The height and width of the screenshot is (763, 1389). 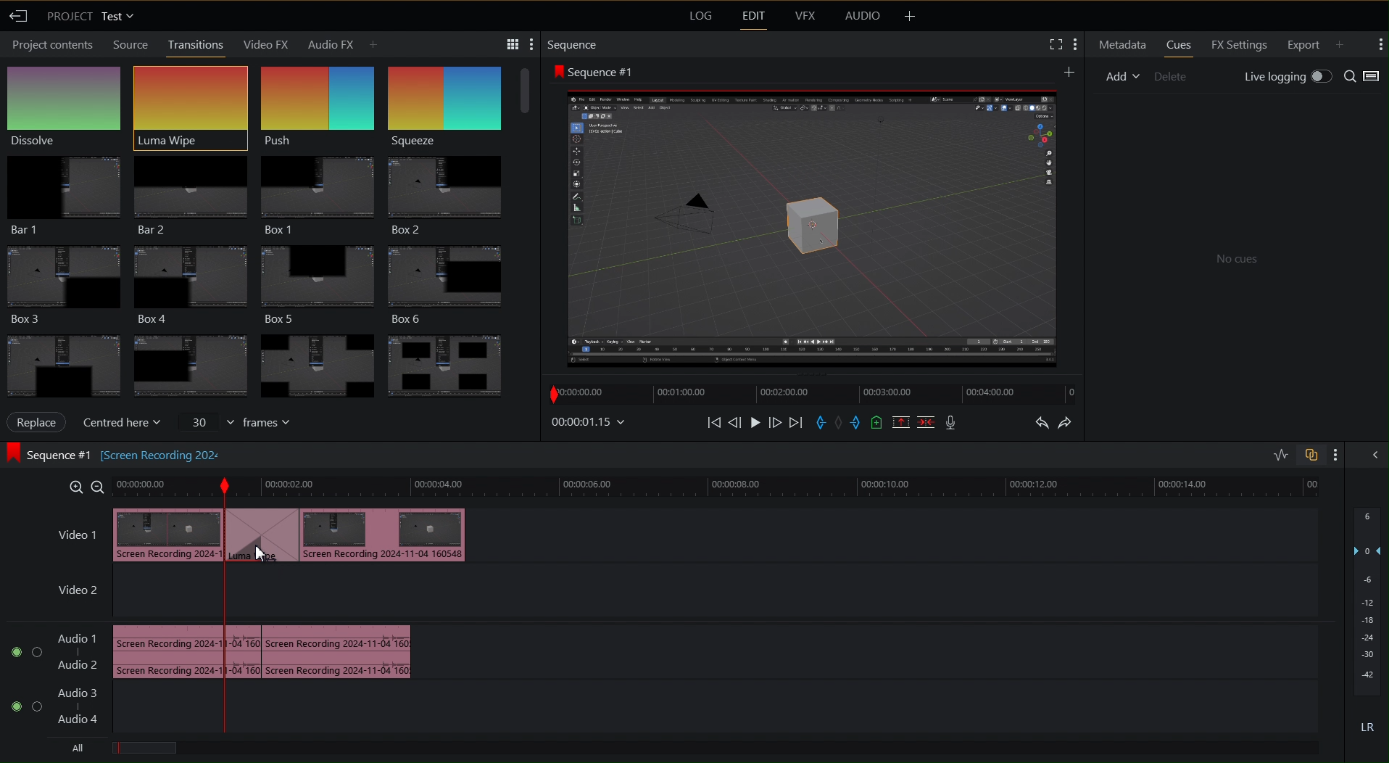 What do you see at coordinates (114, 453) in the screenshot?
I see `Sequence #1 [screen Recording202]` at bounding box center [114, 453].